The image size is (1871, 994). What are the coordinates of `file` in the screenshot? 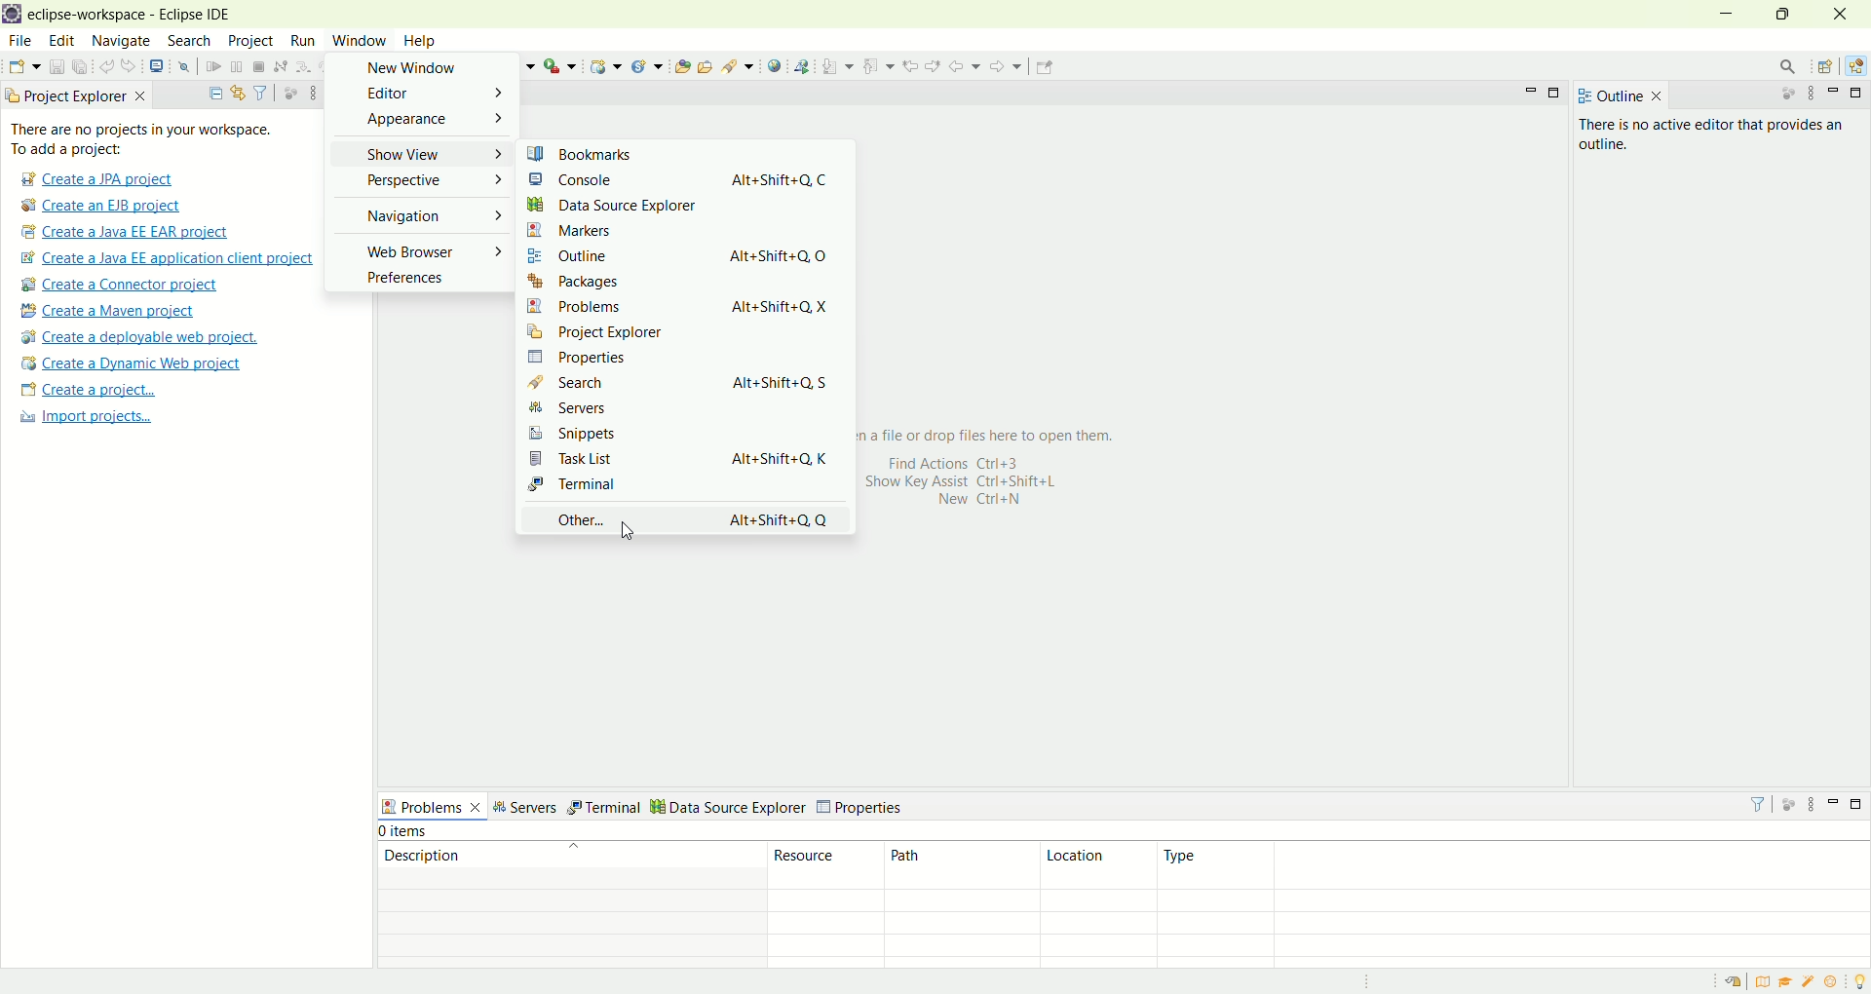 It's located at (18, 40).